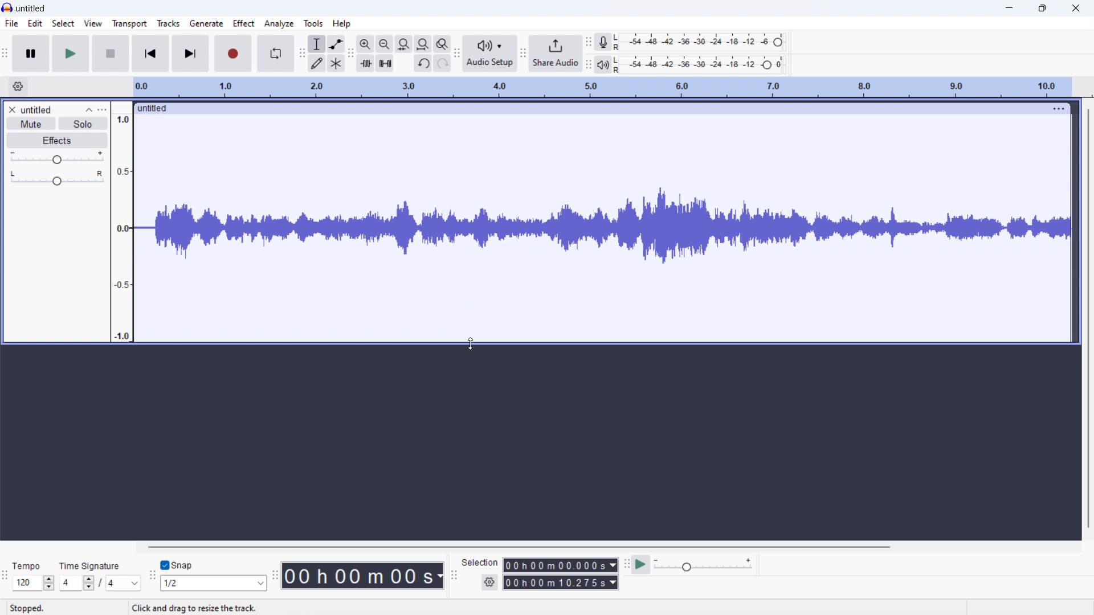 The height and width of the screenshot is (615, 1094). What do you see at coordinates (129, 23) in the screenshot?
I see `transport` at bounding box center [129, 23].